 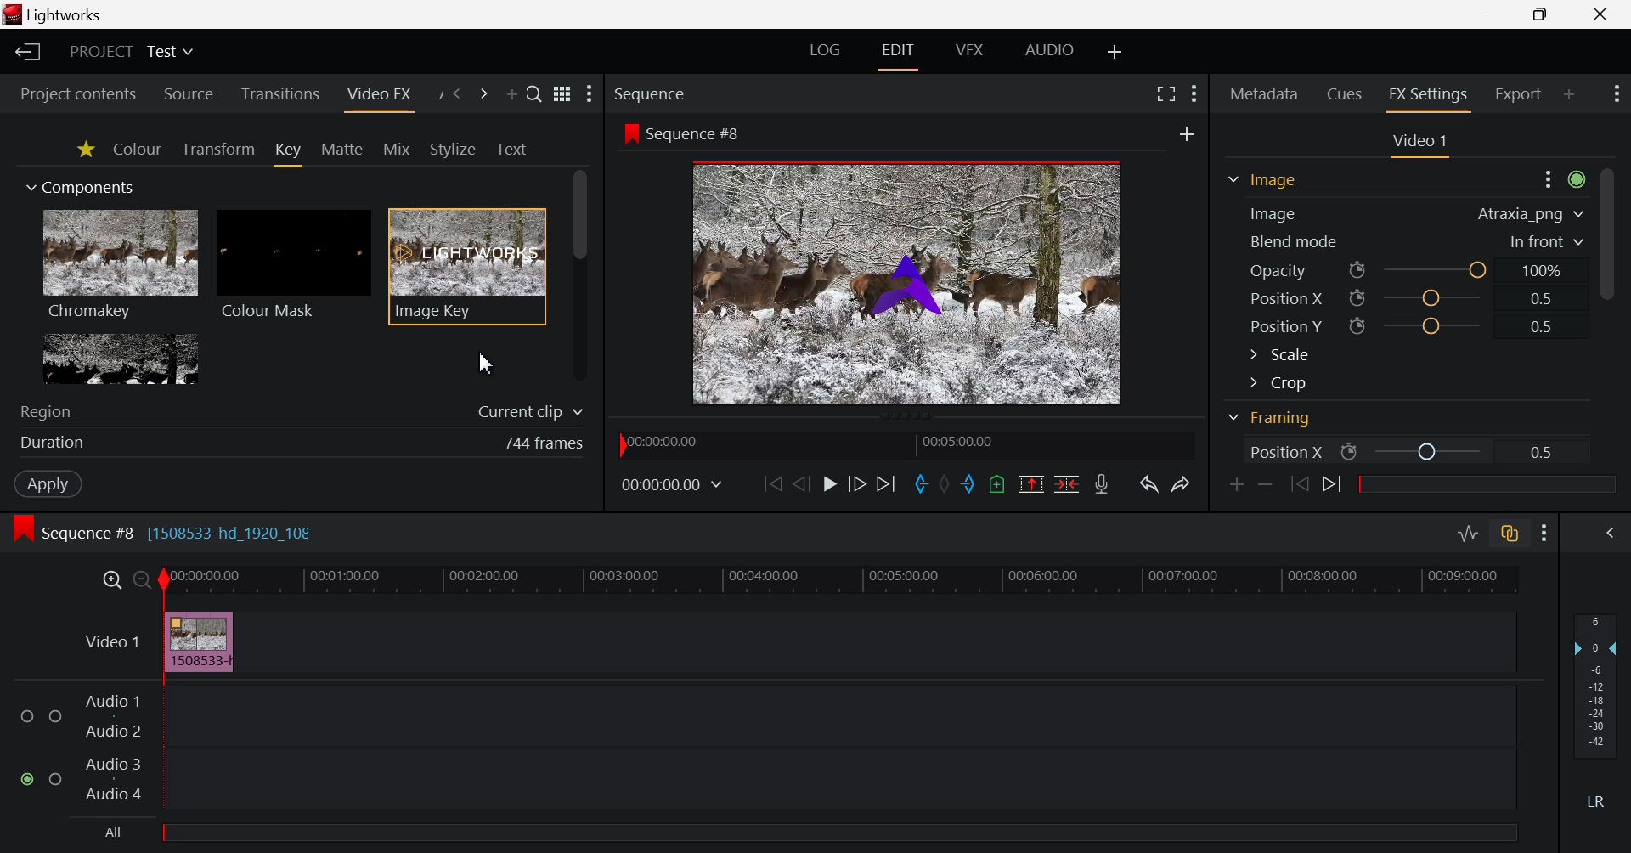 I want to click on Image, so click(x=1278, y=213).